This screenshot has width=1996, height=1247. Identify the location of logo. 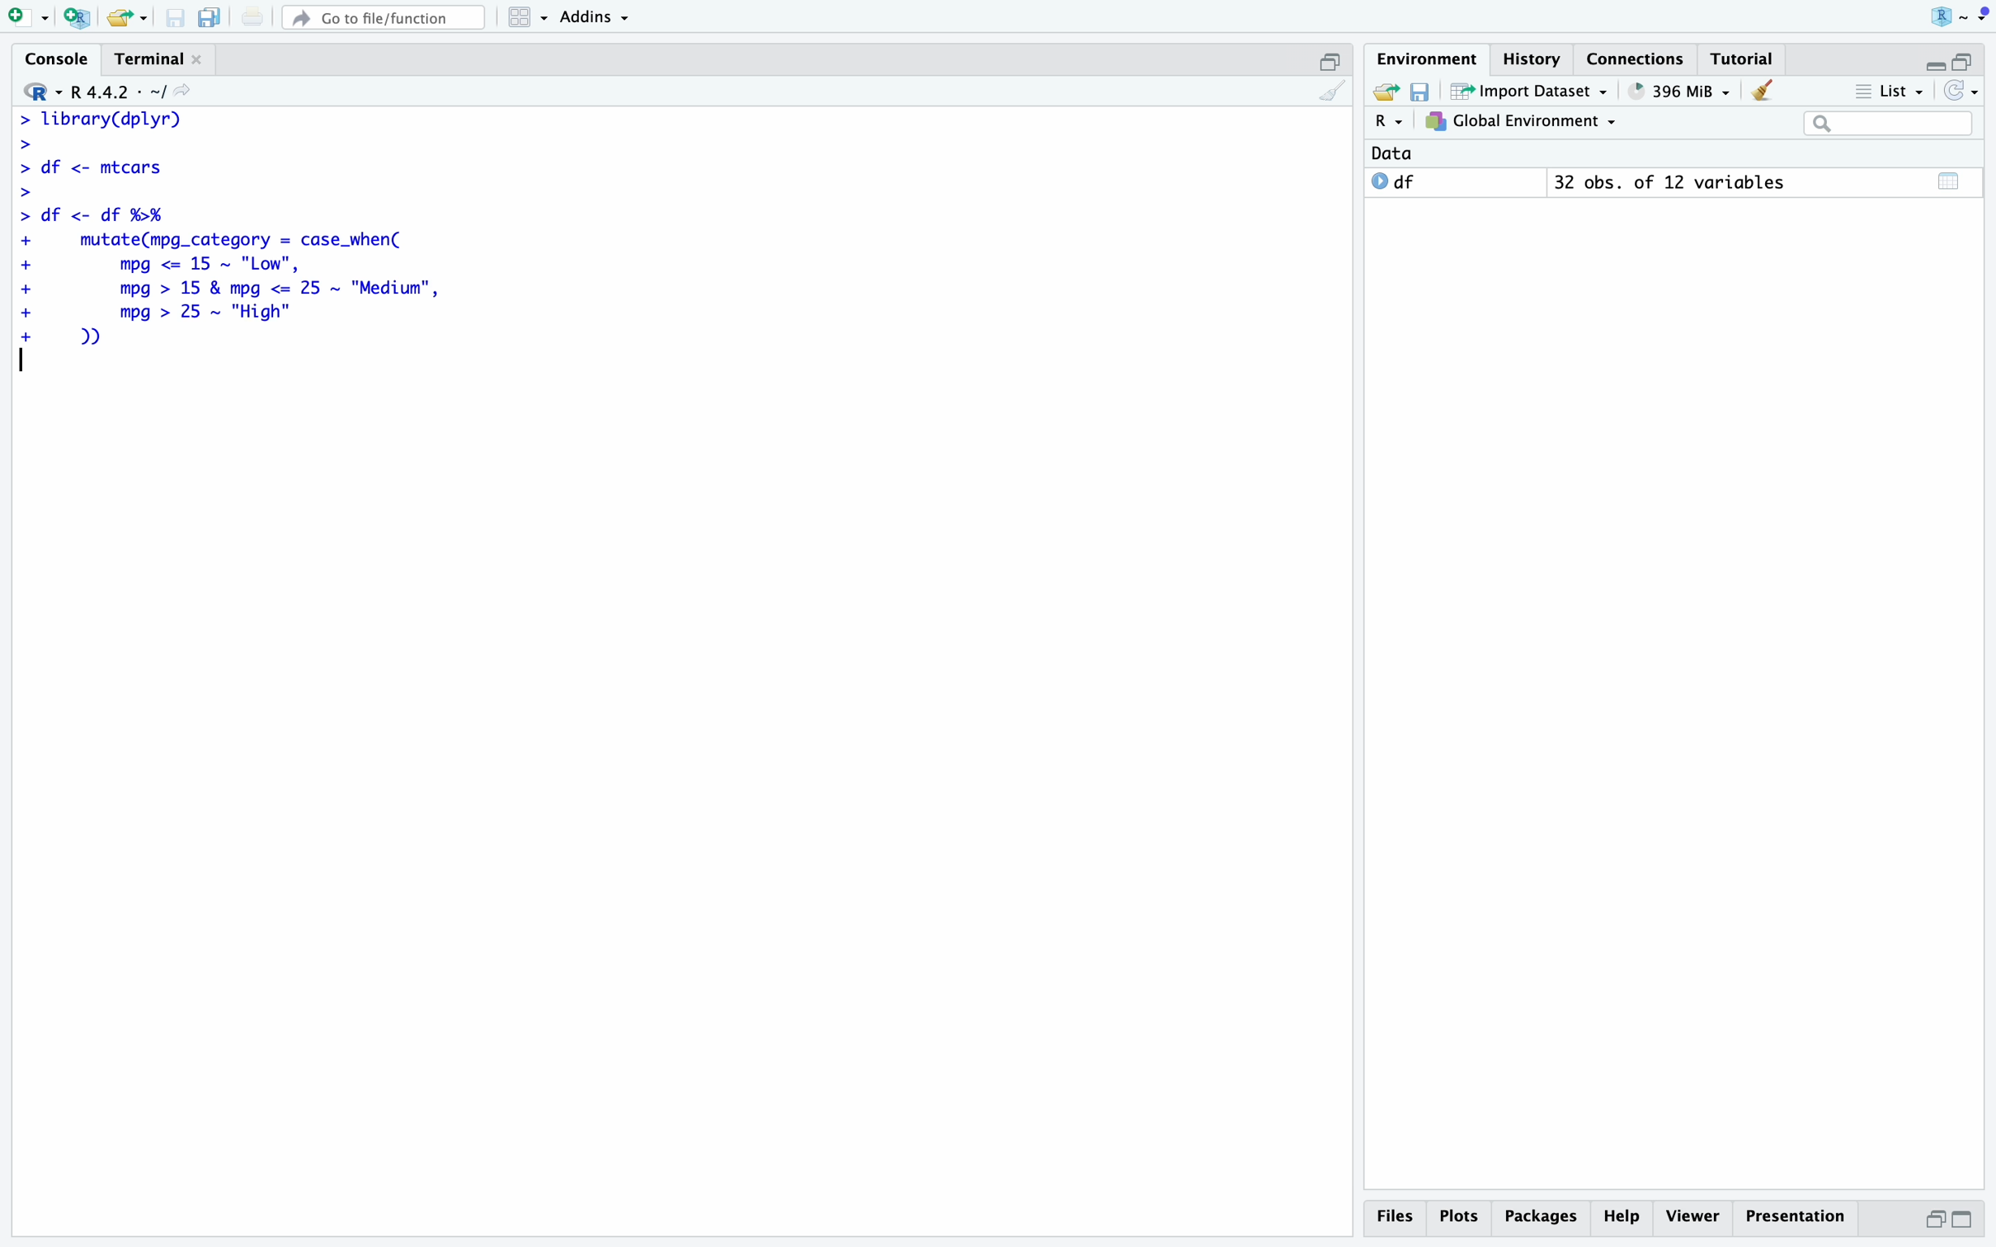
(1956, 14).